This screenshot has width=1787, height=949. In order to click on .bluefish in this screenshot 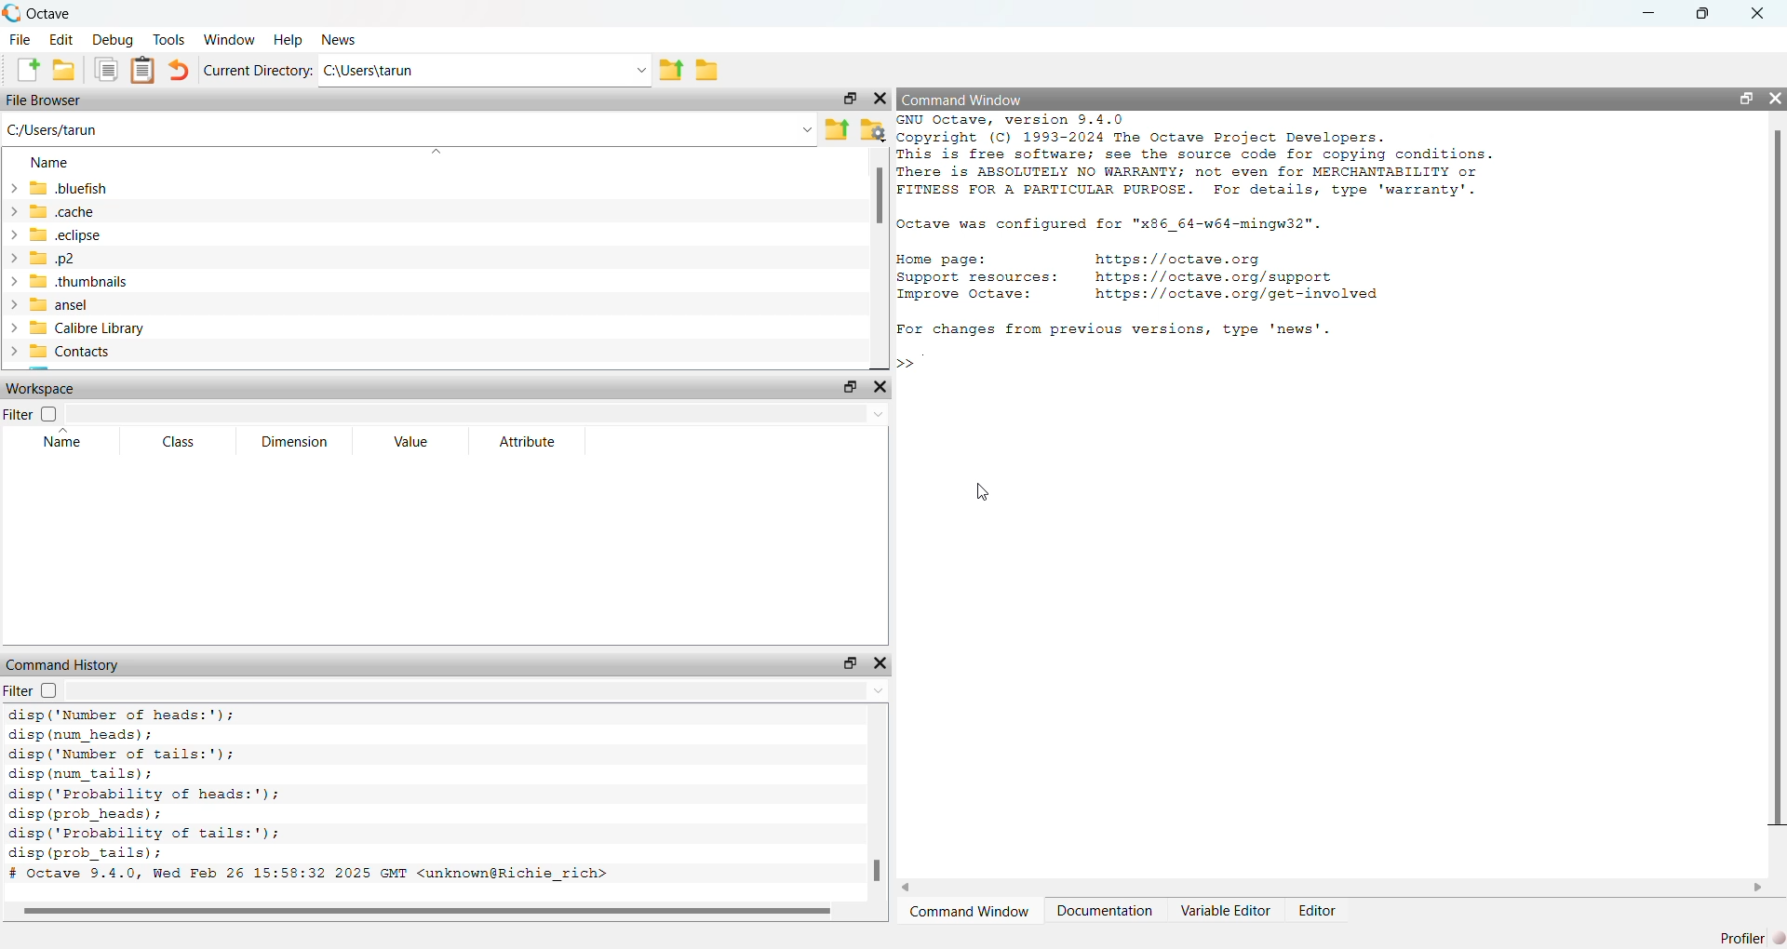, I will do `click(74, 187)`.